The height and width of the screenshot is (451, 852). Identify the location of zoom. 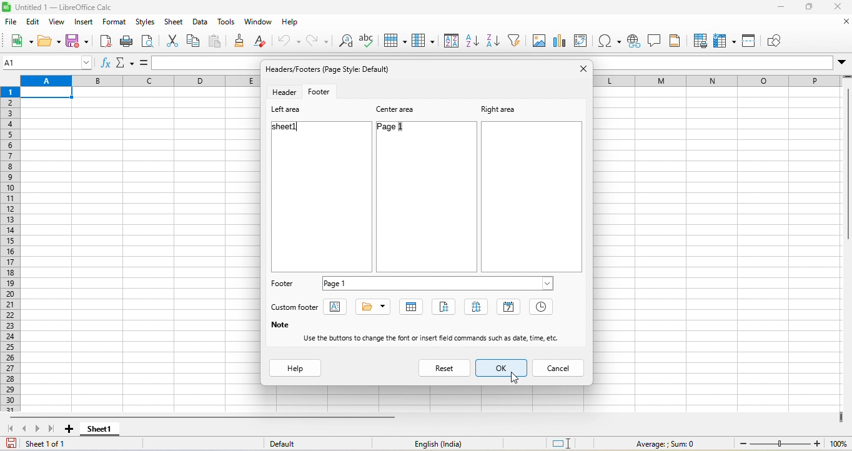
(790, 444).